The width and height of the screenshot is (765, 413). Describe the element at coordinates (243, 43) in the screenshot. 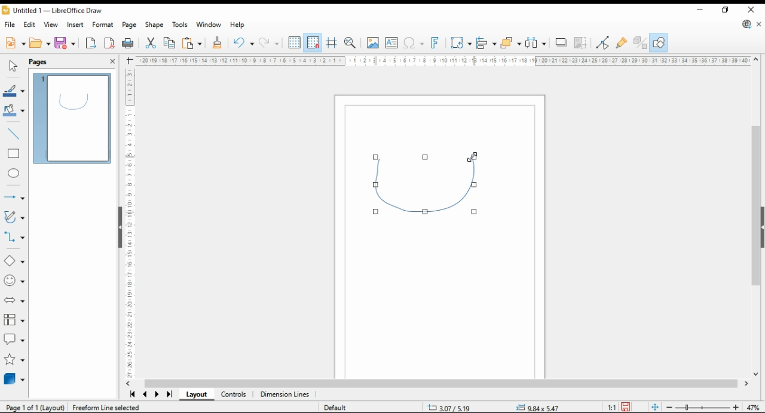

I see `undo` at that location.